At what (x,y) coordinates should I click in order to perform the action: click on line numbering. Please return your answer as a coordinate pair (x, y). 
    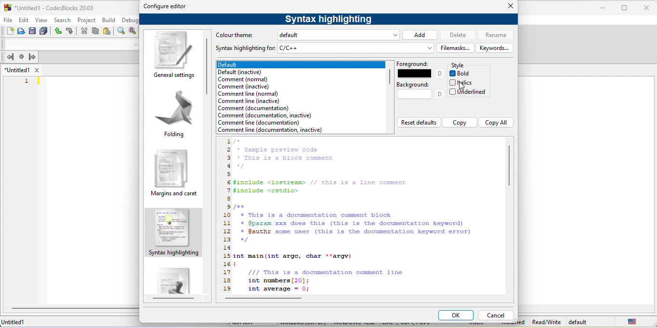
    Looking at the image, I should click on (226, 216).